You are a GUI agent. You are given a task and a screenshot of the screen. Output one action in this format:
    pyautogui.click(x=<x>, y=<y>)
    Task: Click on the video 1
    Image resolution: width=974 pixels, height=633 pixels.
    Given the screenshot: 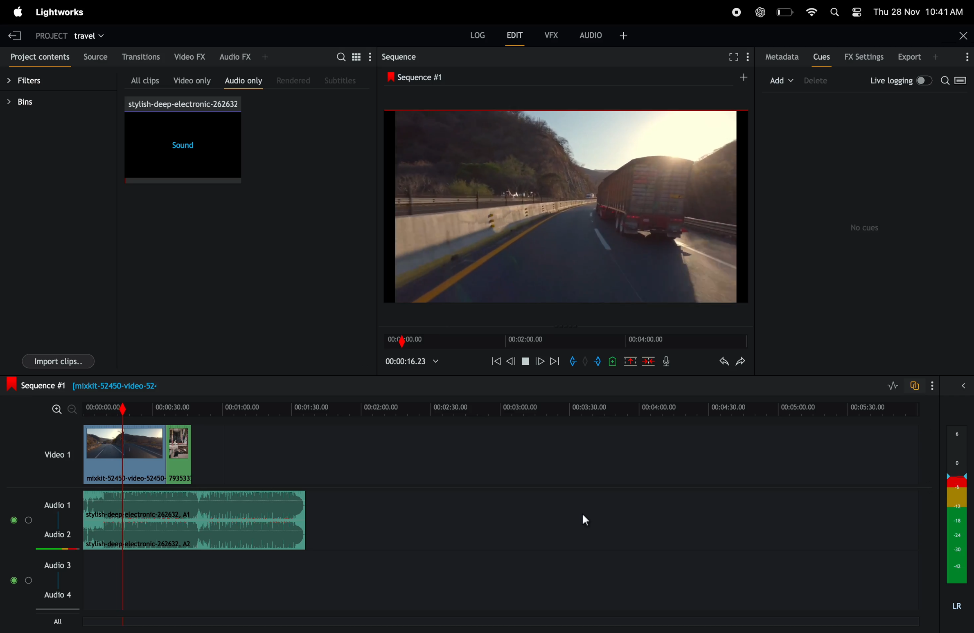 What is the action you would take?
    pyautogui.click(x=52, y=457)
    